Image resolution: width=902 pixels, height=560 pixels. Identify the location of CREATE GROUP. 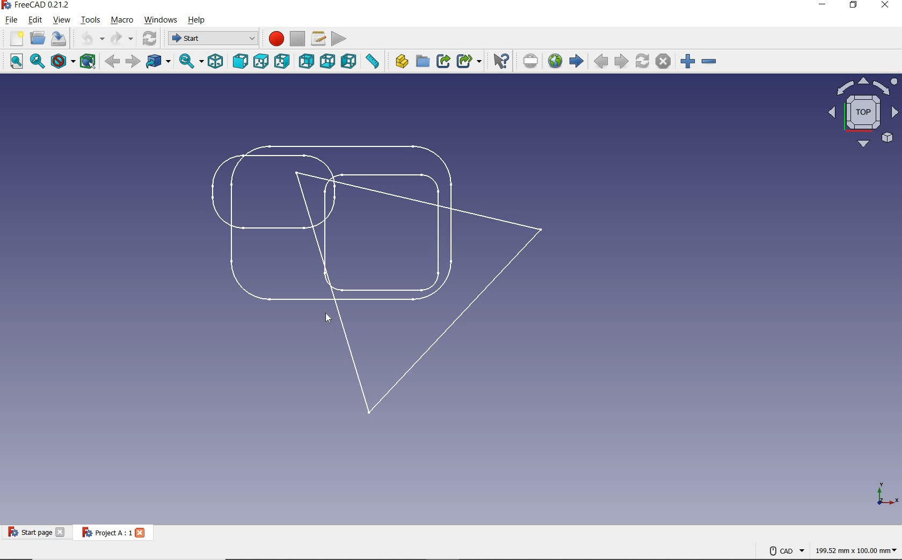
(423, 62).